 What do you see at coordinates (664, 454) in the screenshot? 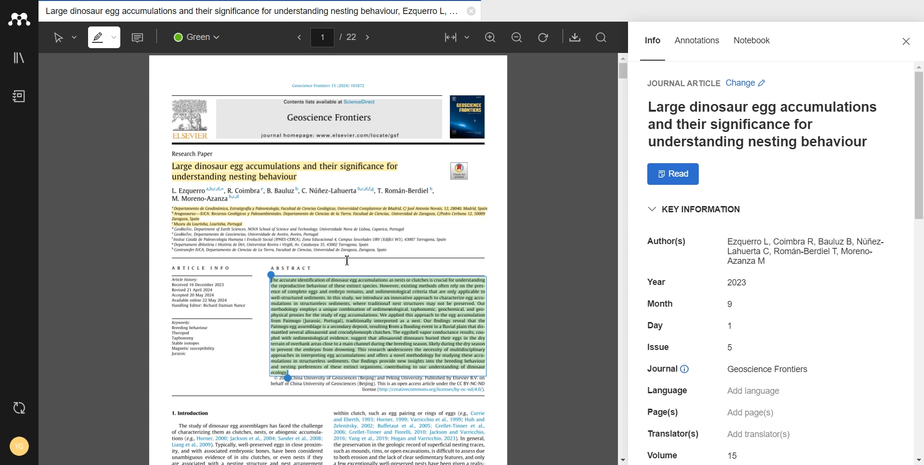
I see `Filetext` at bounding box center [664, 454].